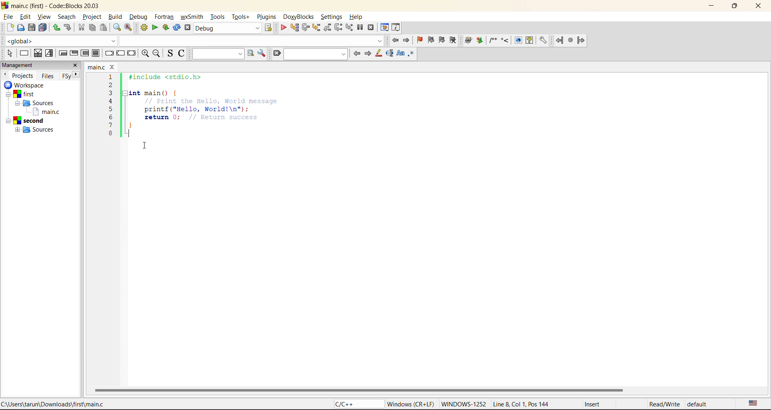 Image resolution: width=771 pixels, height=410 pixels. What do you see at coordinates (385, 28) in the screenshot?
I see `debugging windows` at bounding box center [385, 28].